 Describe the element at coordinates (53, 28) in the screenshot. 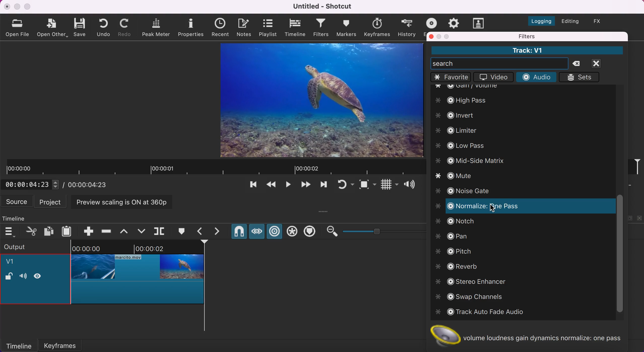

I see `open other` at that location.